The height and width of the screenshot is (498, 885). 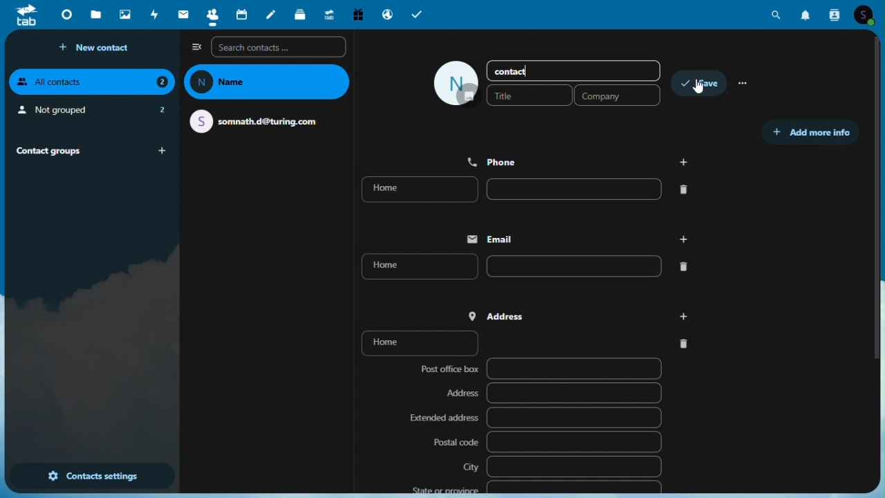 What do you see at coordinates (837, 15) in the screenshot?
I see `Contacts` at bounding box center [837, 15].